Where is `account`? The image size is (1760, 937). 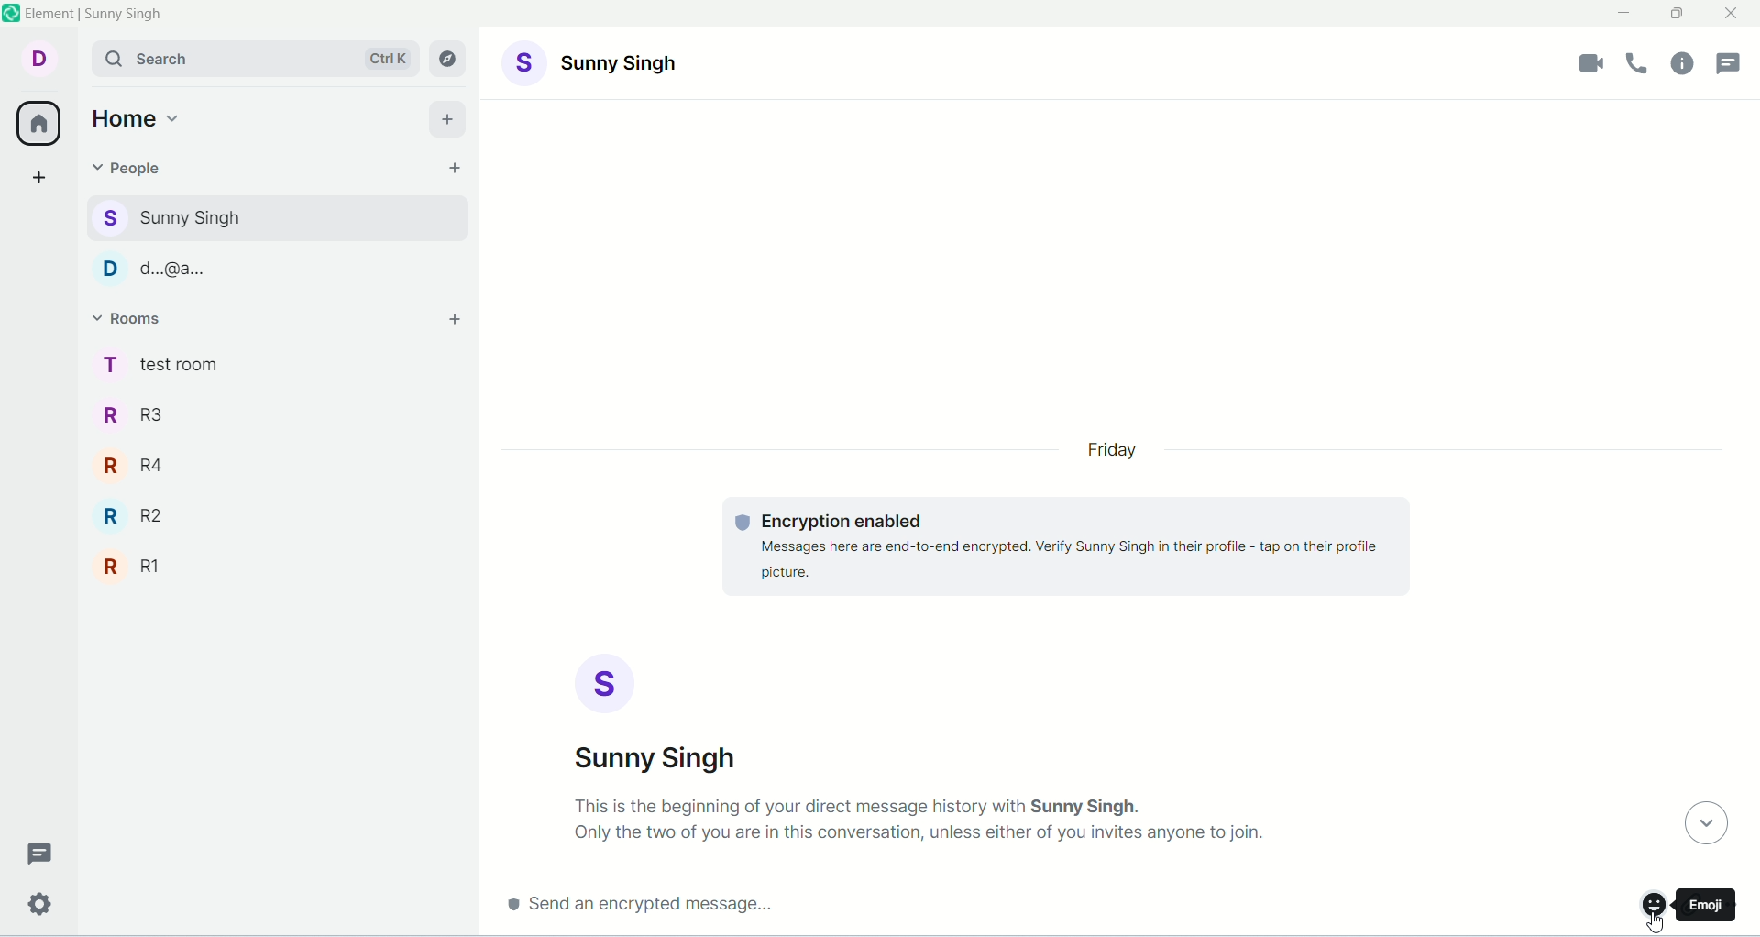
account is located at coordinates (40, 58).